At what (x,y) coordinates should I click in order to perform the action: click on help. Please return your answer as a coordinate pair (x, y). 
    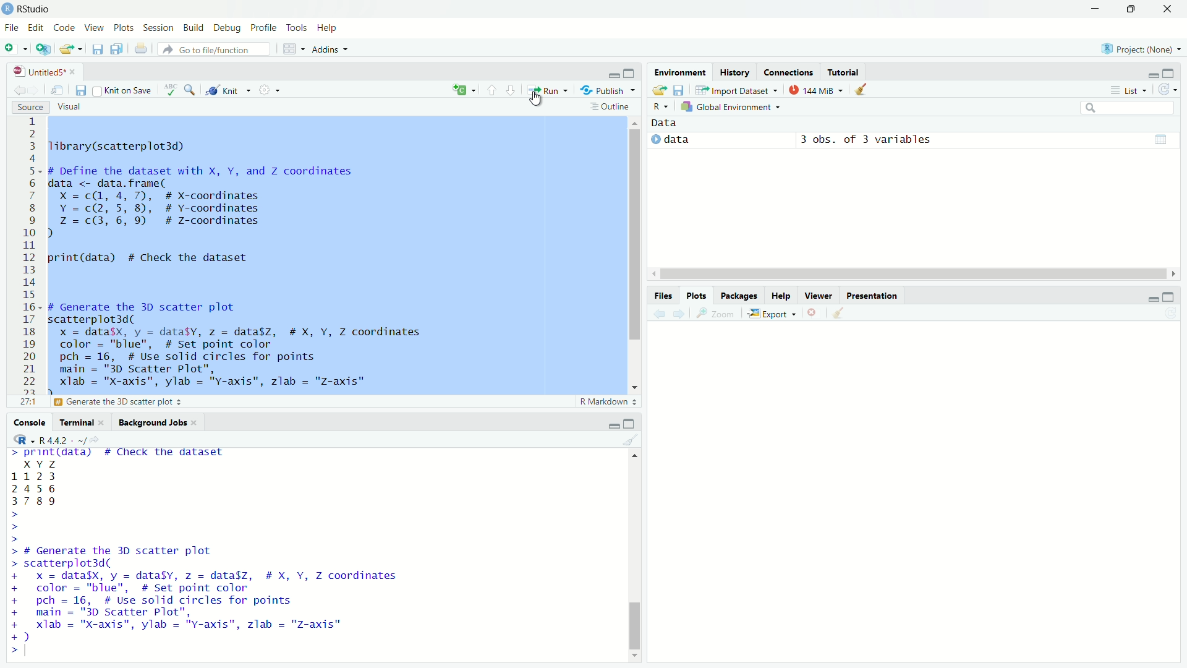
    Looking at the image, I should click on (330, 28).